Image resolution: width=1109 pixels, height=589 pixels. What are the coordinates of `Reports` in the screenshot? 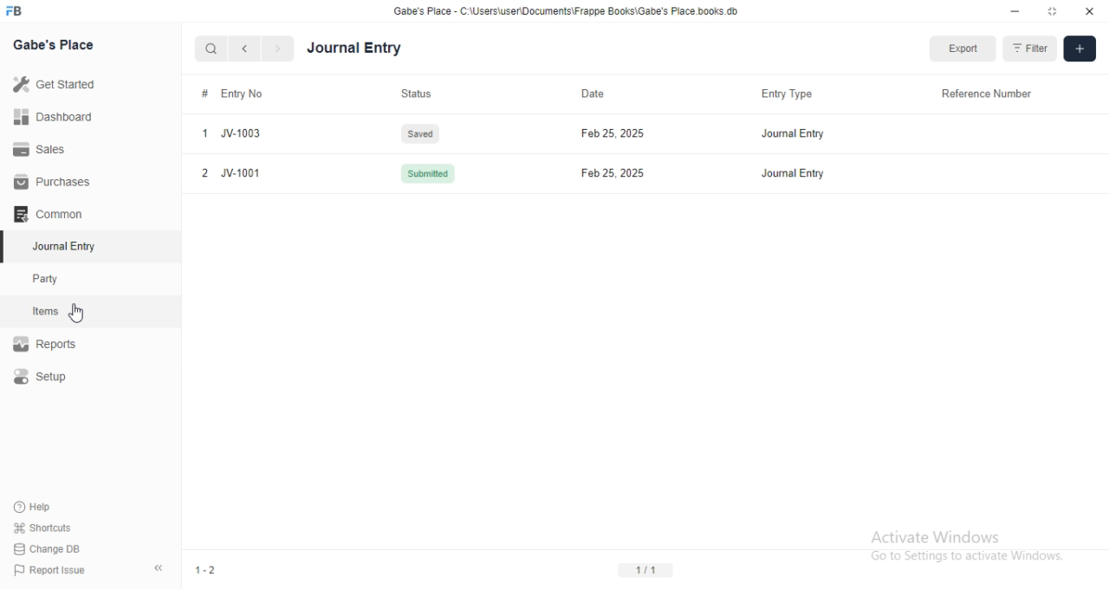 It's located at (53, 343).